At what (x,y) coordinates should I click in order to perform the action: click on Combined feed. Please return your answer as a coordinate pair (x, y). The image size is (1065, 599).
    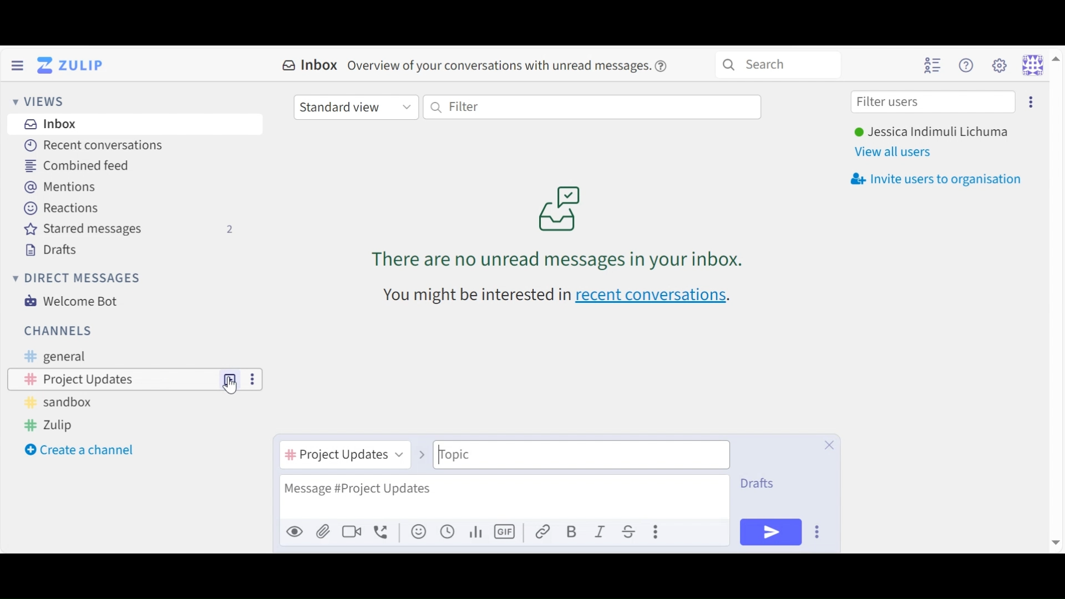
    Looking at the image, I should click on (85, 165).